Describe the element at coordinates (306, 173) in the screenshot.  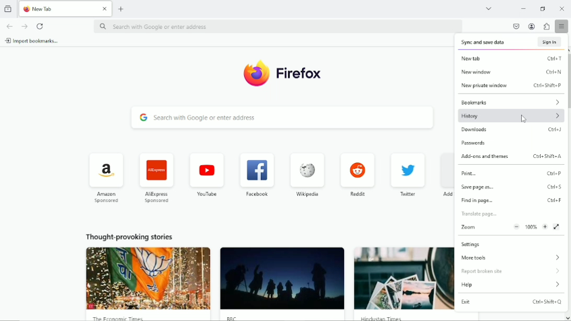
I see `Wikipedia` at that location.